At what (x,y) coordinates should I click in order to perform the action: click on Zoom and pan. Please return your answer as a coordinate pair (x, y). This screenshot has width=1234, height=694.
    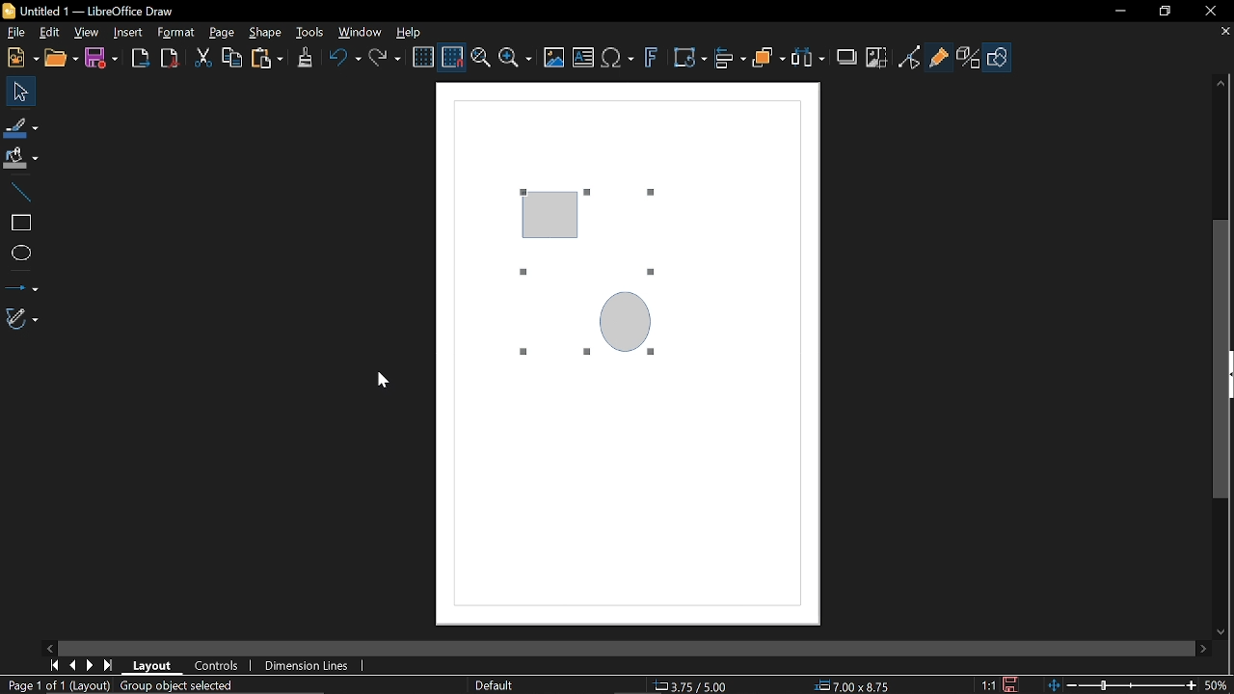
    Looking at the image, I should click on (480, 58).